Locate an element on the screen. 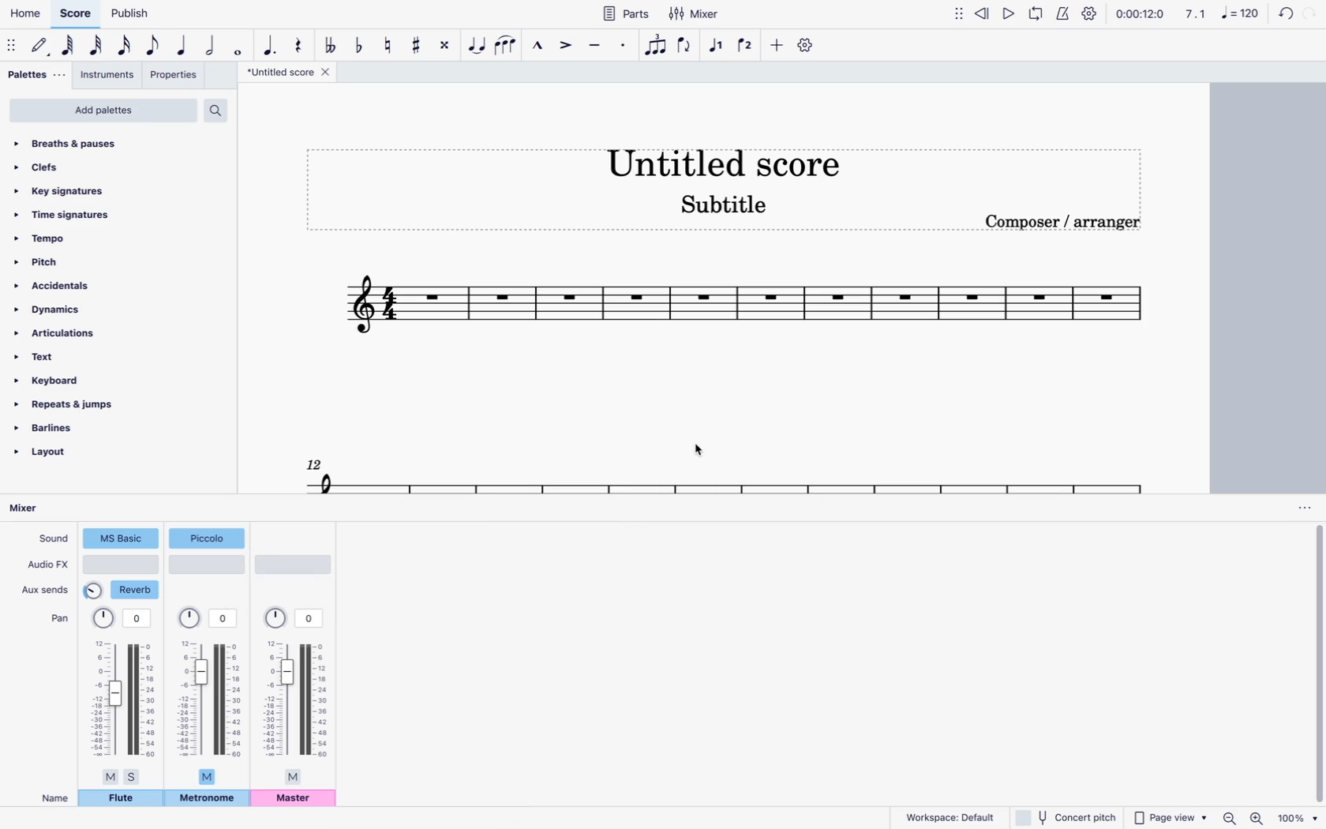 This screenshot has height=829, width=1326. score is located at coordinates (744, 309).